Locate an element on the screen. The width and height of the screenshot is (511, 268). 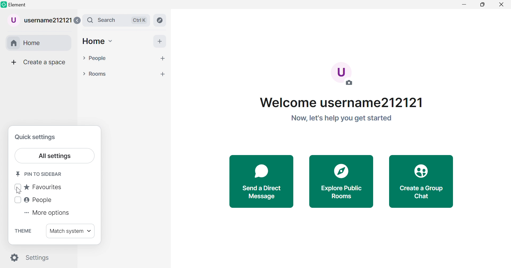
more is located at coordinates (162, 74).